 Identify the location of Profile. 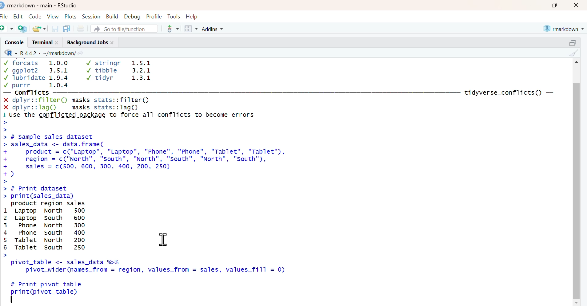
(154, 16).